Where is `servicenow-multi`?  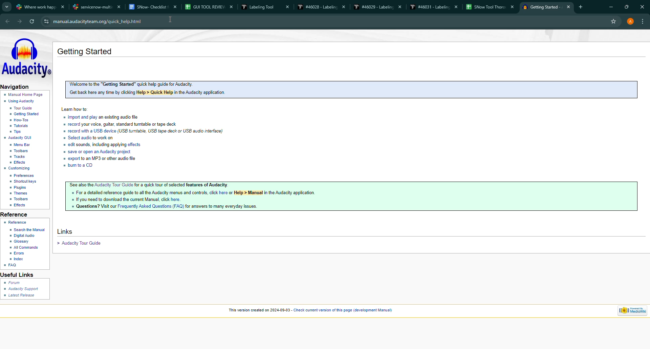
servicenow-multi is located at coordinates (95, 7).